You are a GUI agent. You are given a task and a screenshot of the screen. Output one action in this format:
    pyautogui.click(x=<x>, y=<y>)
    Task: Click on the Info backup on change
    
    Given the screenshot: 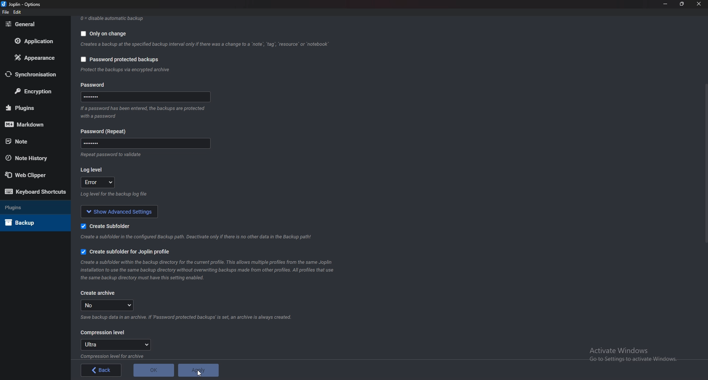 What is the action you would take?
    pyautogui.click(x=206, y=45)
    